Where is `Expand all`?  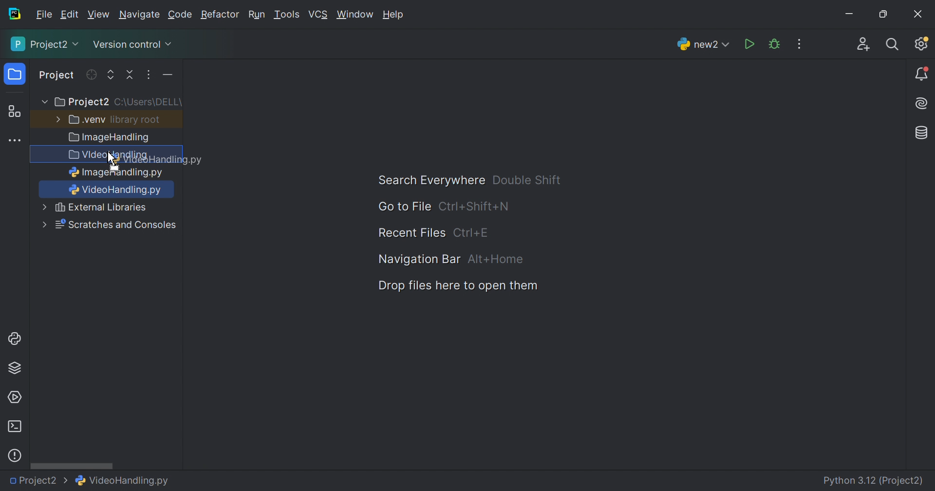
Expand all is located at coordinates (111, 76).